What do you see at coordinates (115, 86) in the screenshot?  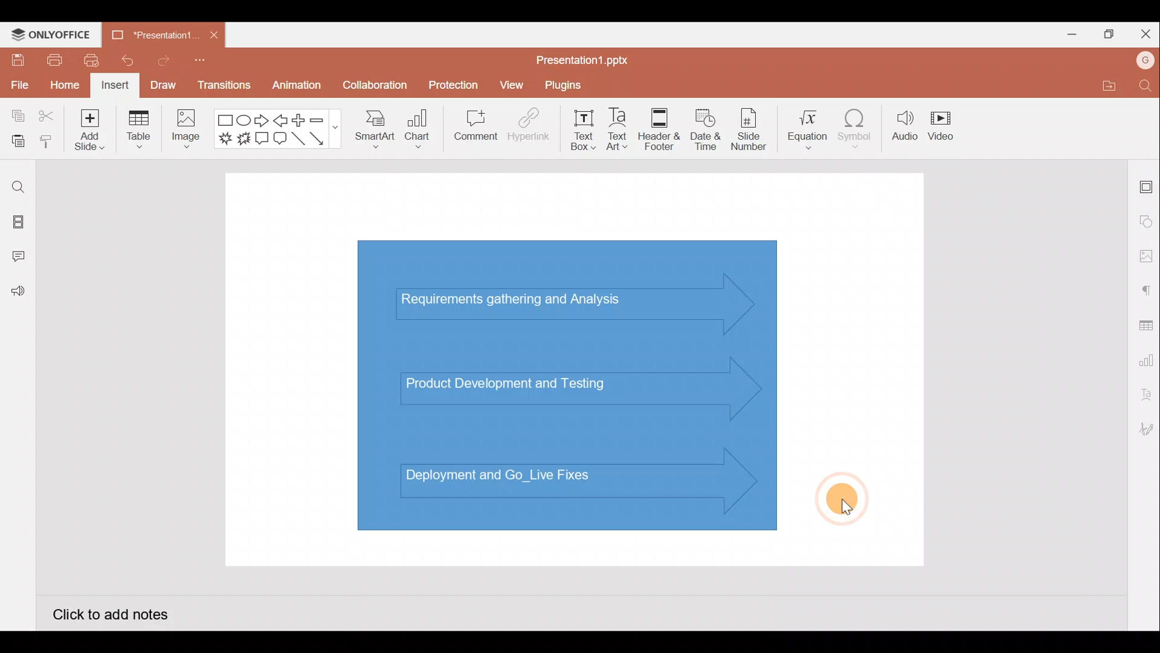 I see `Insert` at bounding box center [115, 86].